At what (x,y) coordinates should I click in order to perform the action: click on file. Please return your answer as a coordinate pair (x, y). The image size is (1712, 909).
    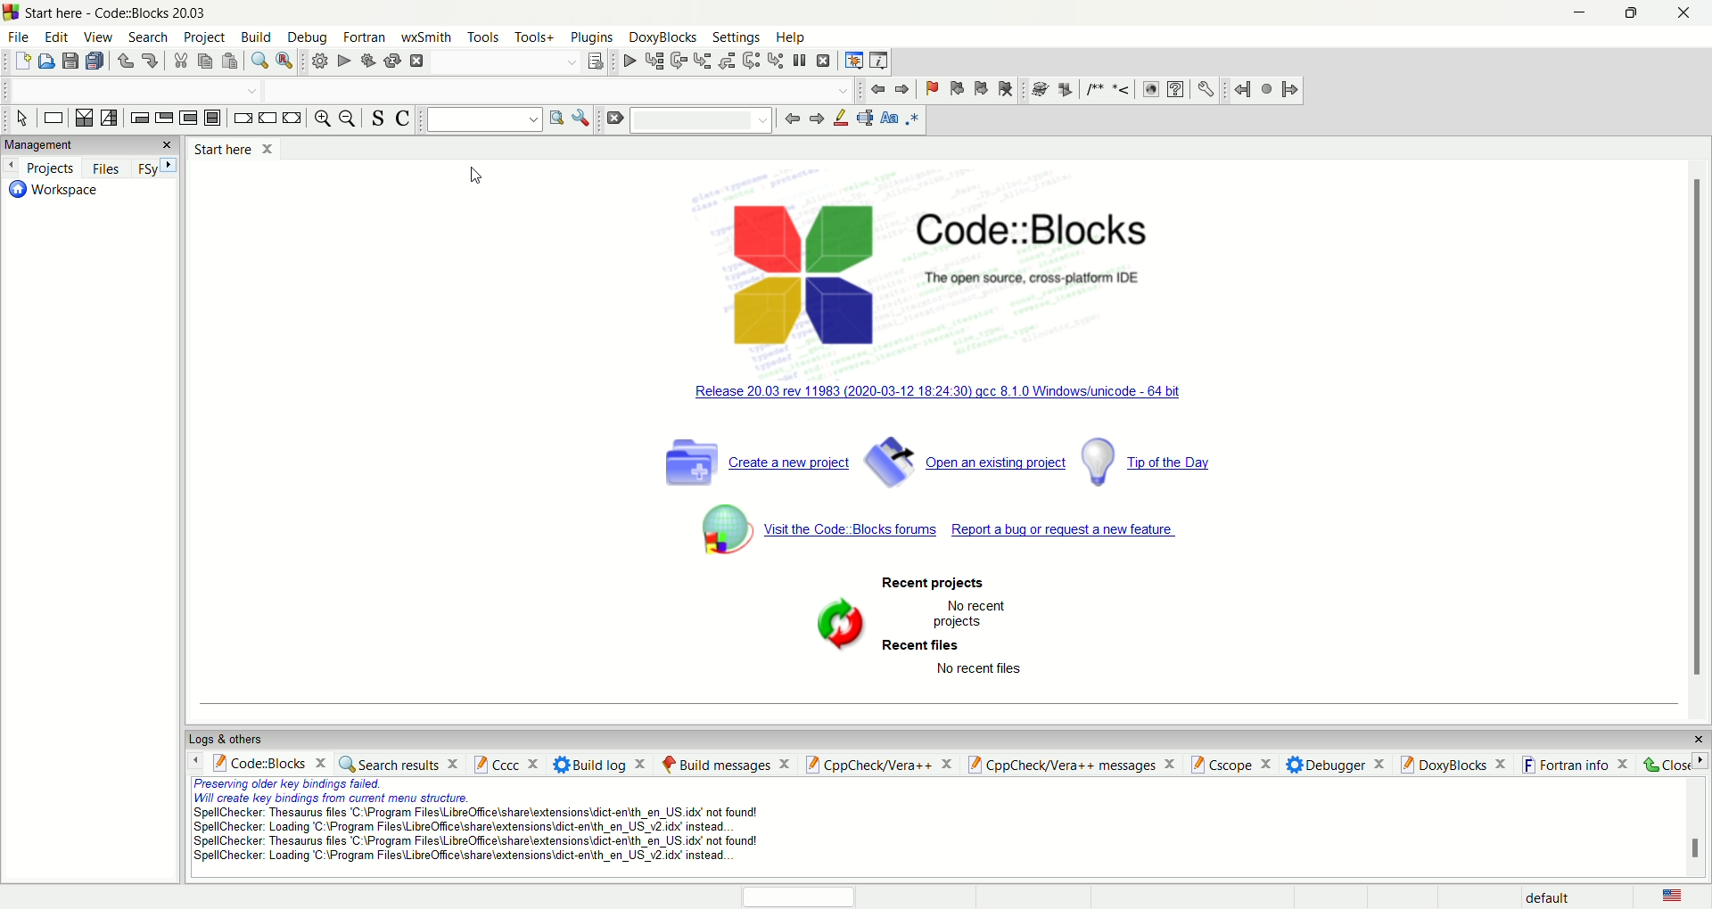
    Looking at the image, I should click on (18, 37).